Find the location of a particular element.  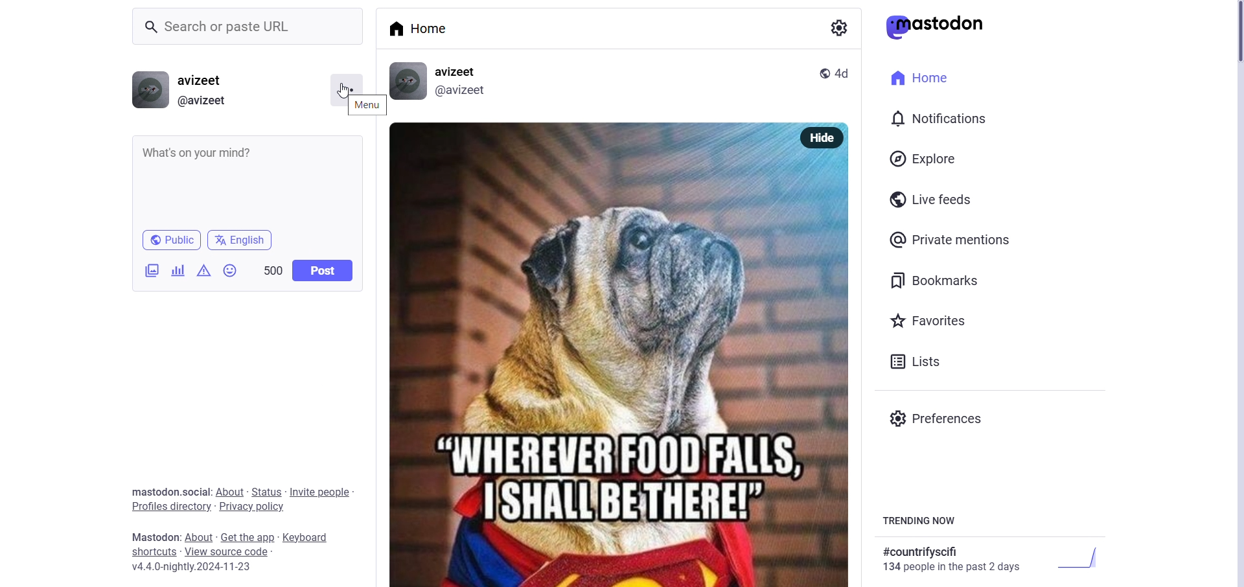

cursor is located at coordinates (340, 90).